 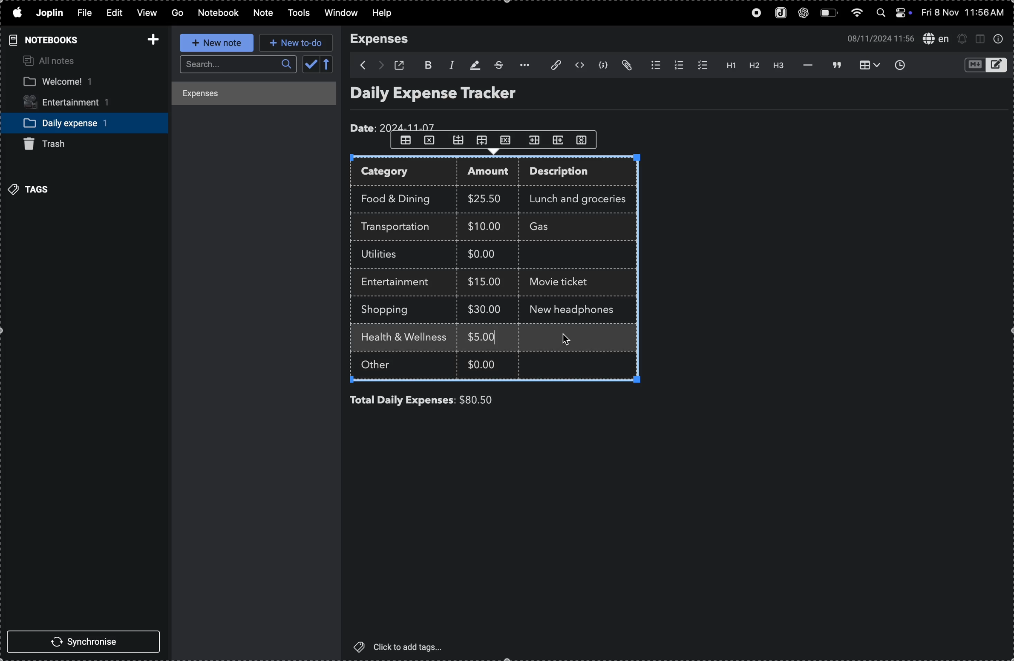 What do you see at coordinates (296, 43) in the screenshot?
I see `new to do` at bounding box center [296, 43].